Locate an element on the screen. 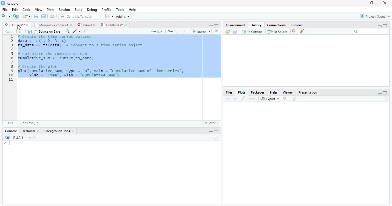 The image size is (392, 206). R 4.0.1 is located at coordinates (22, 137).